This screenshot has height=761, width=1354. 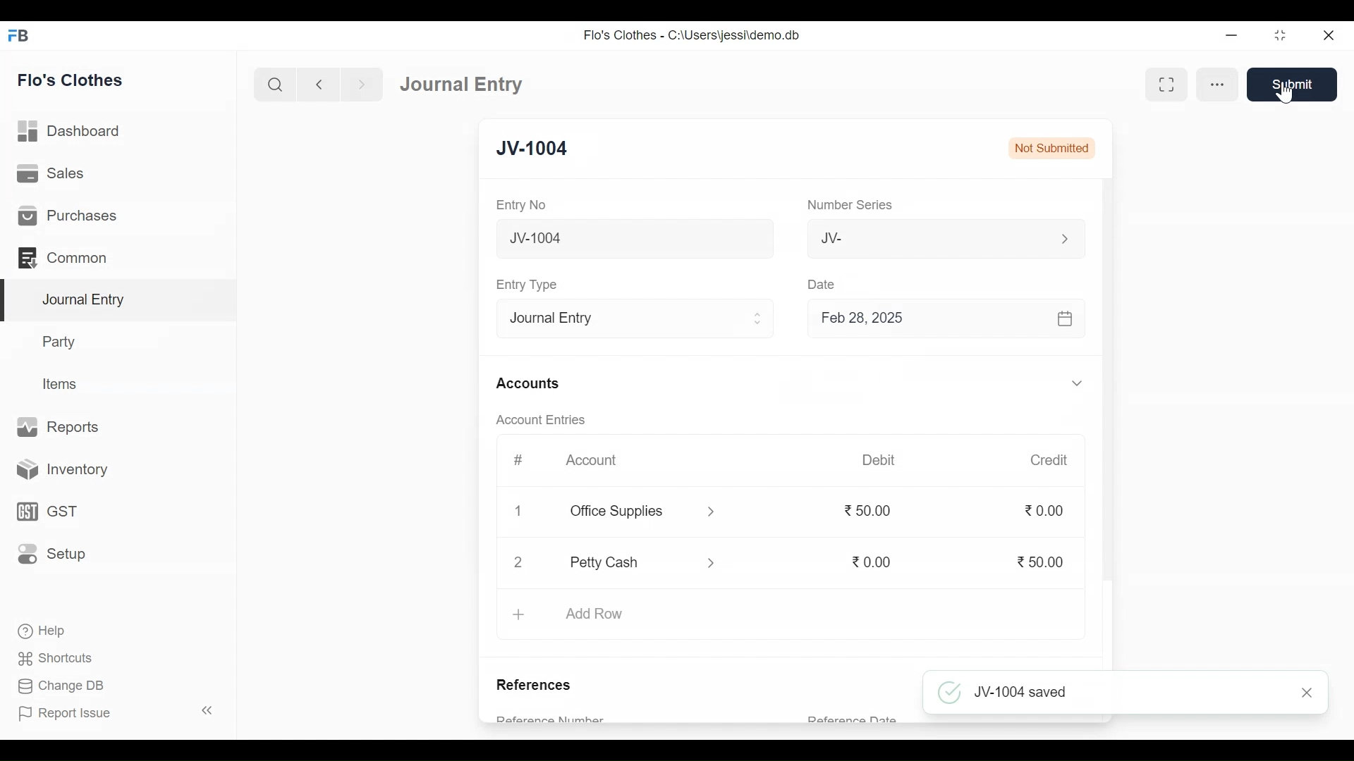 What do you see at coordinates (1279, 35) in the screenshot?
I see `Restore` at bounding box center [1279, 35].